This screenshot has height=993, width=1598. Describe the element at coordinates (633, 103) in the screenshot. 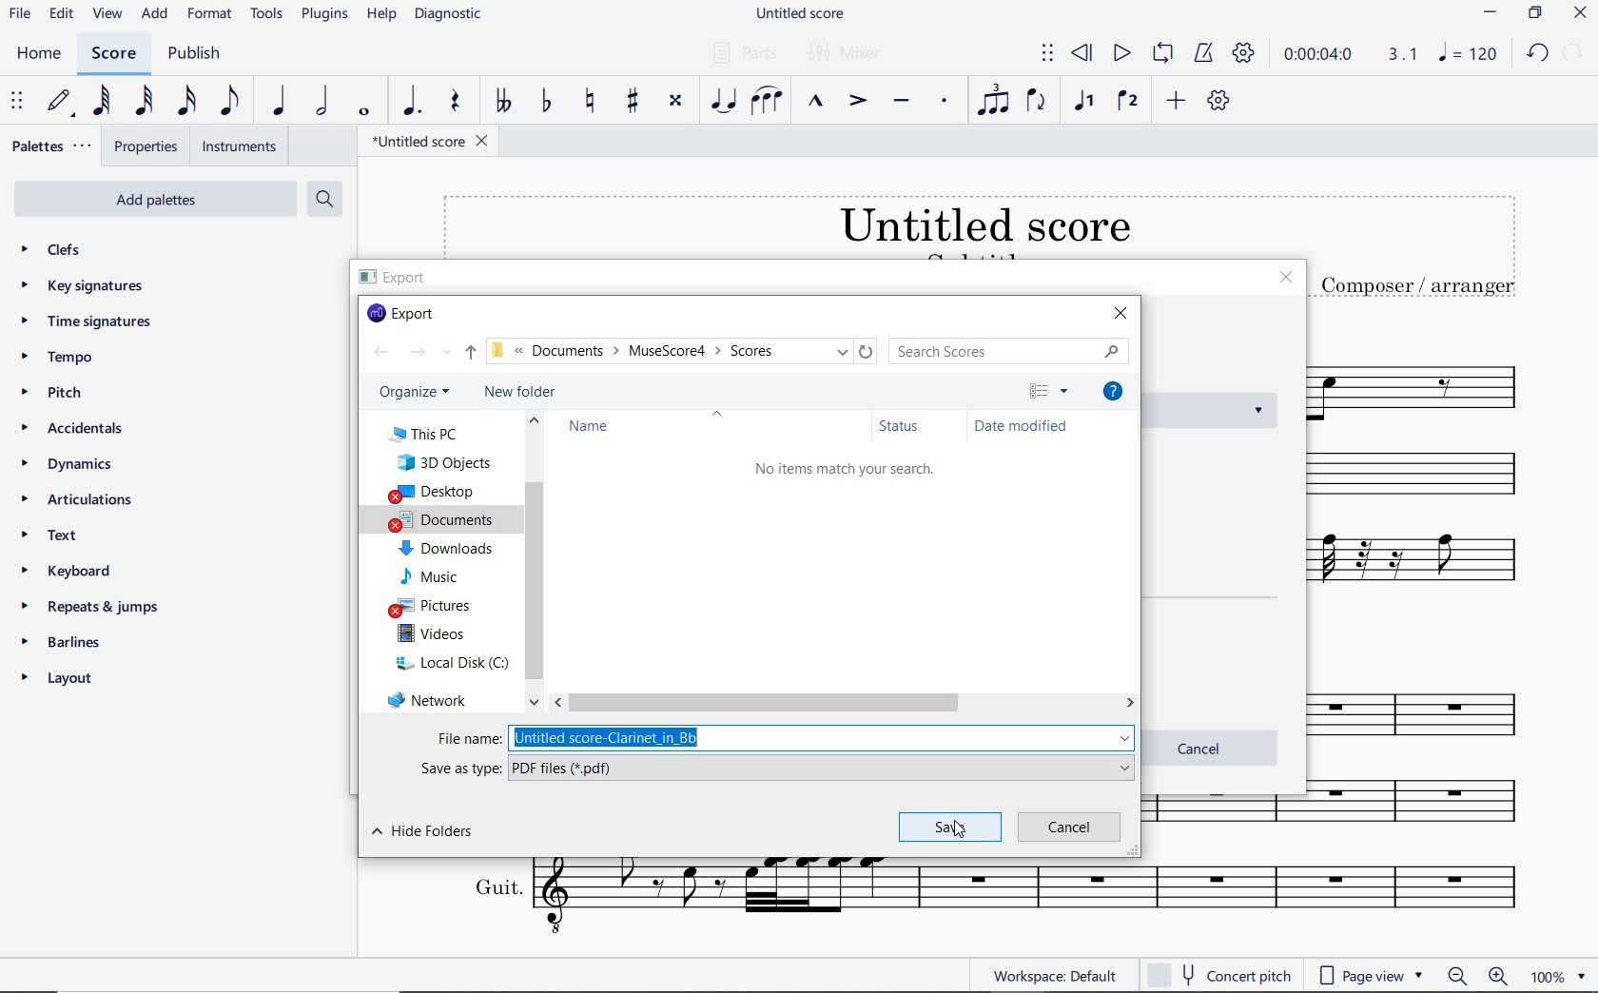

I see `TOGGLE SHARP` at that location.